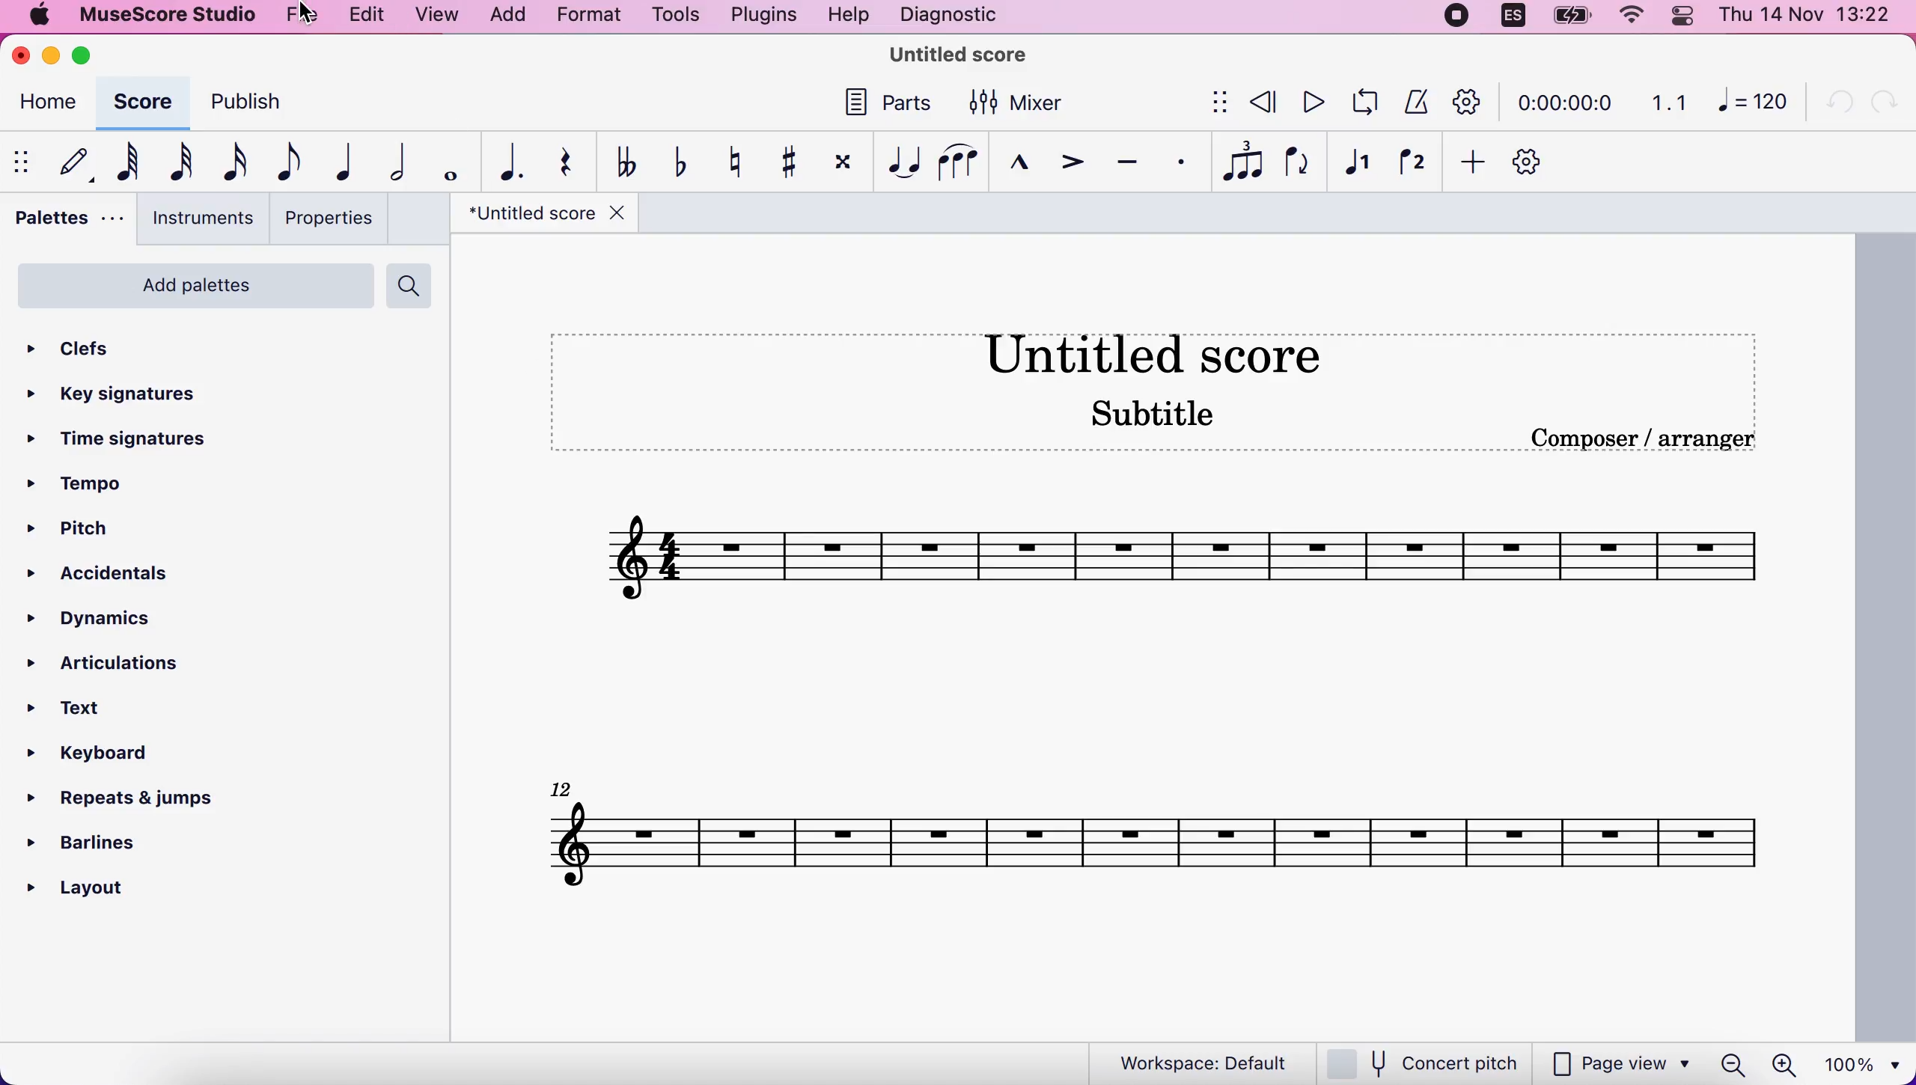 Image resolution: width=1916 pixels, height=1085 pixels. I want to click on redo, so click(1884, 106).